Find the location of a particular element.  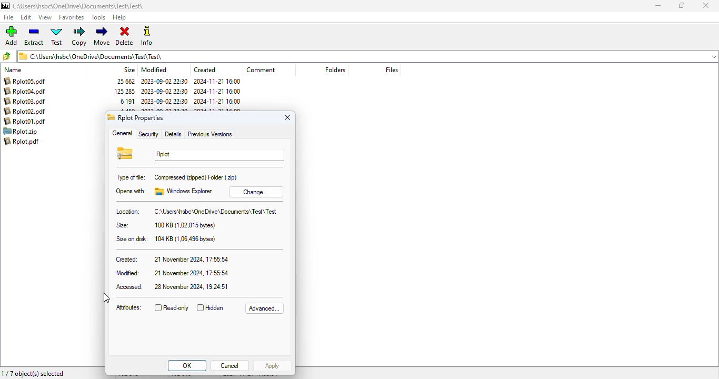

Rplot01.pdf is located at coordinates (24, 121).